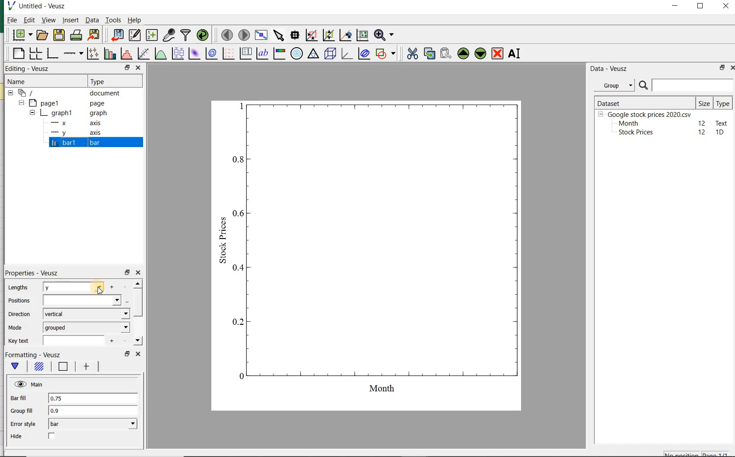 This screenshot has height=457, width=735. Describe the element at coordinates (94, 35) in the screenshot. I see `export to graphics format` at that location.